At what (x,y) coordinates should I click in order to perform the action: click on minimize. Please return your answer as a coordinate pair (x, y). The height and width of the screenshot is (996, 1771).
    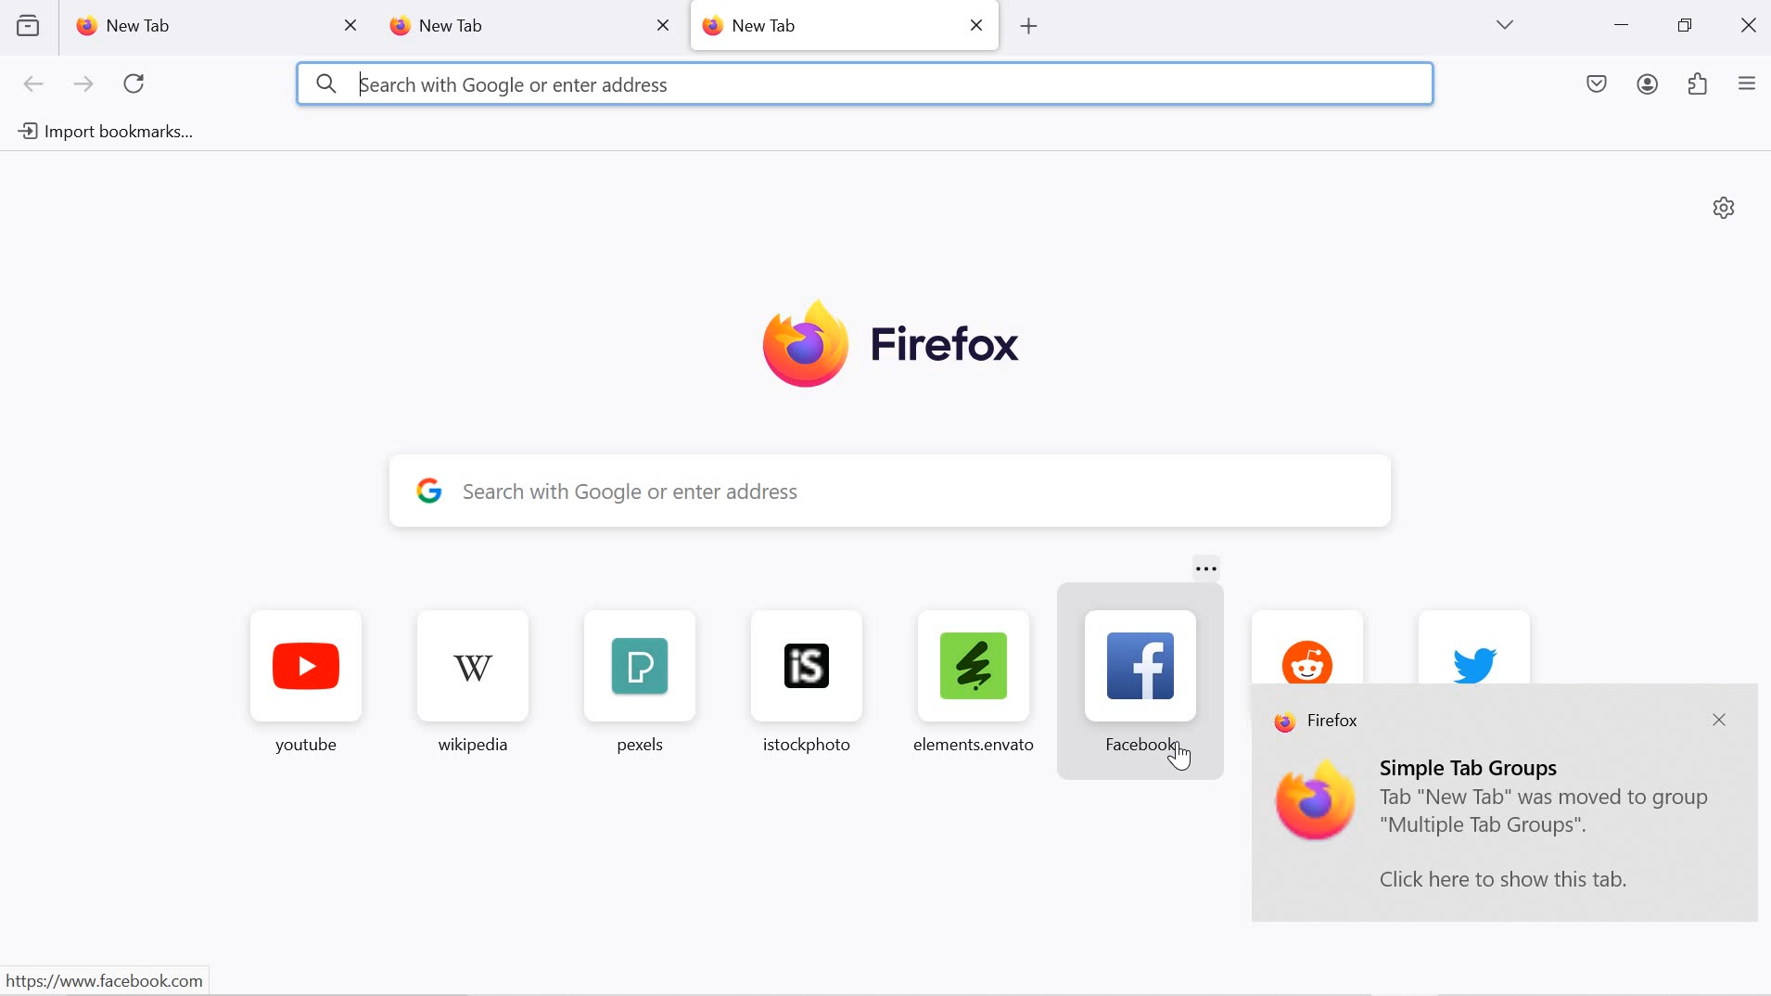
    Looking at the image, I should click on (1622, 27).